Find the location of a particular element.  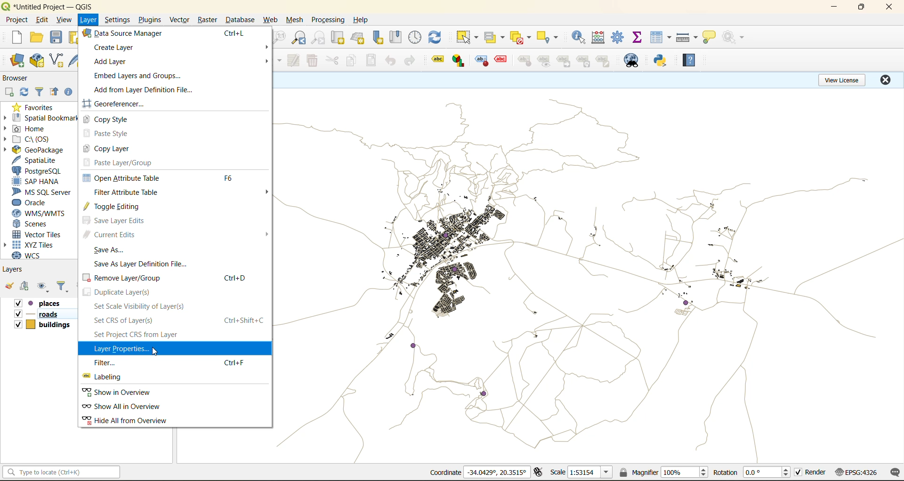

wms is located at coordinates (45, 213).